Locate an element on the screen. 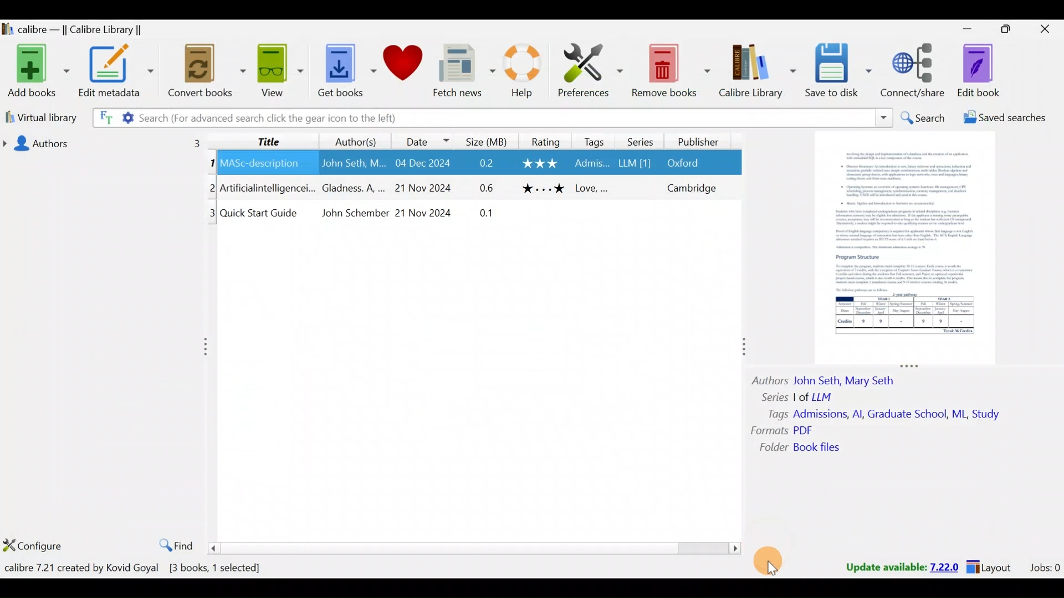 The height and width of the screenshot is (598, 1064).  is located at coordinates (692, 163).